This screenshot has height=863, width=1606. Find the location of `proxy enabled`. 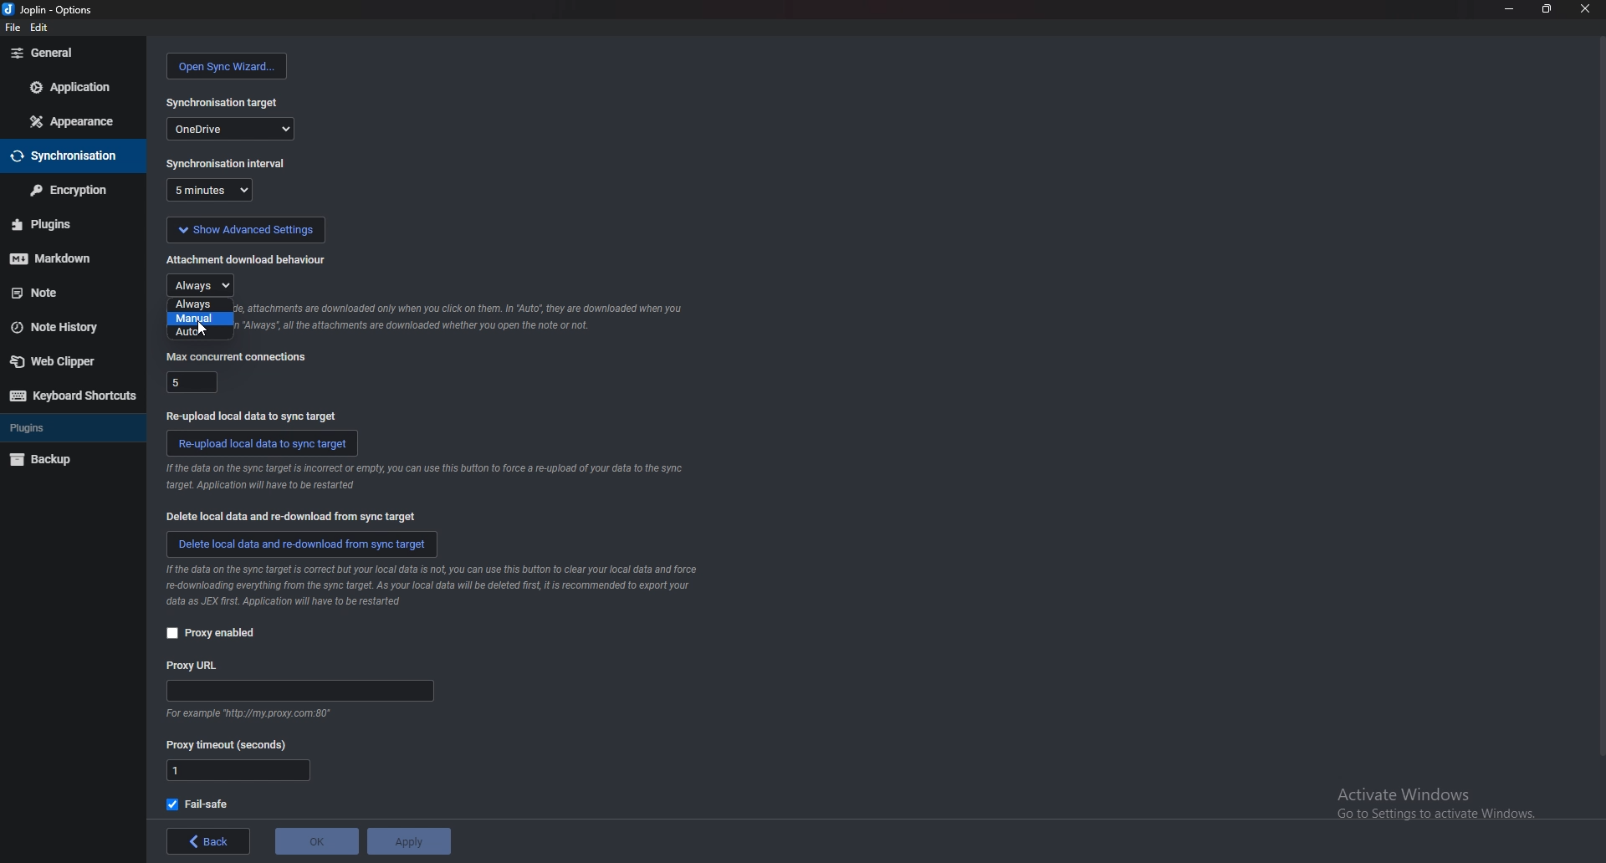

proxy enabled is located at coordinates (218, 633).